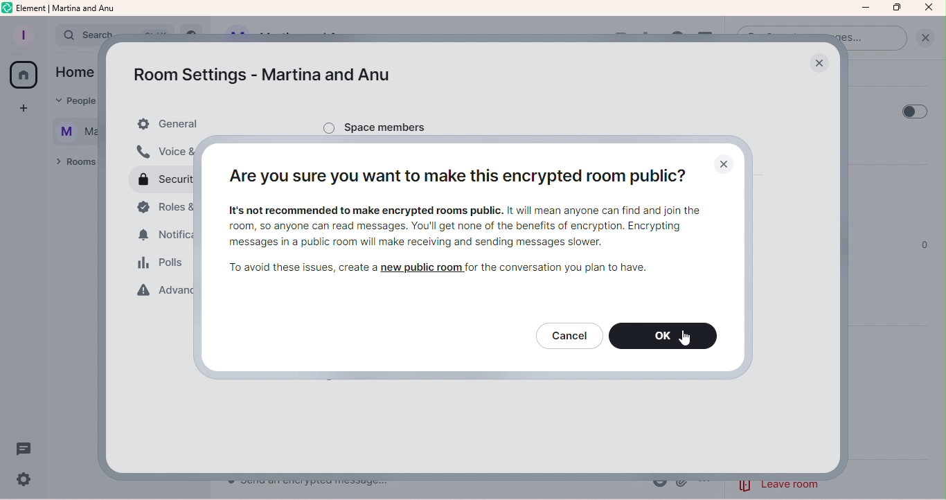 The width and height of the screenshot is (946, 500). I want to click on Toggle, so click(909, 111).